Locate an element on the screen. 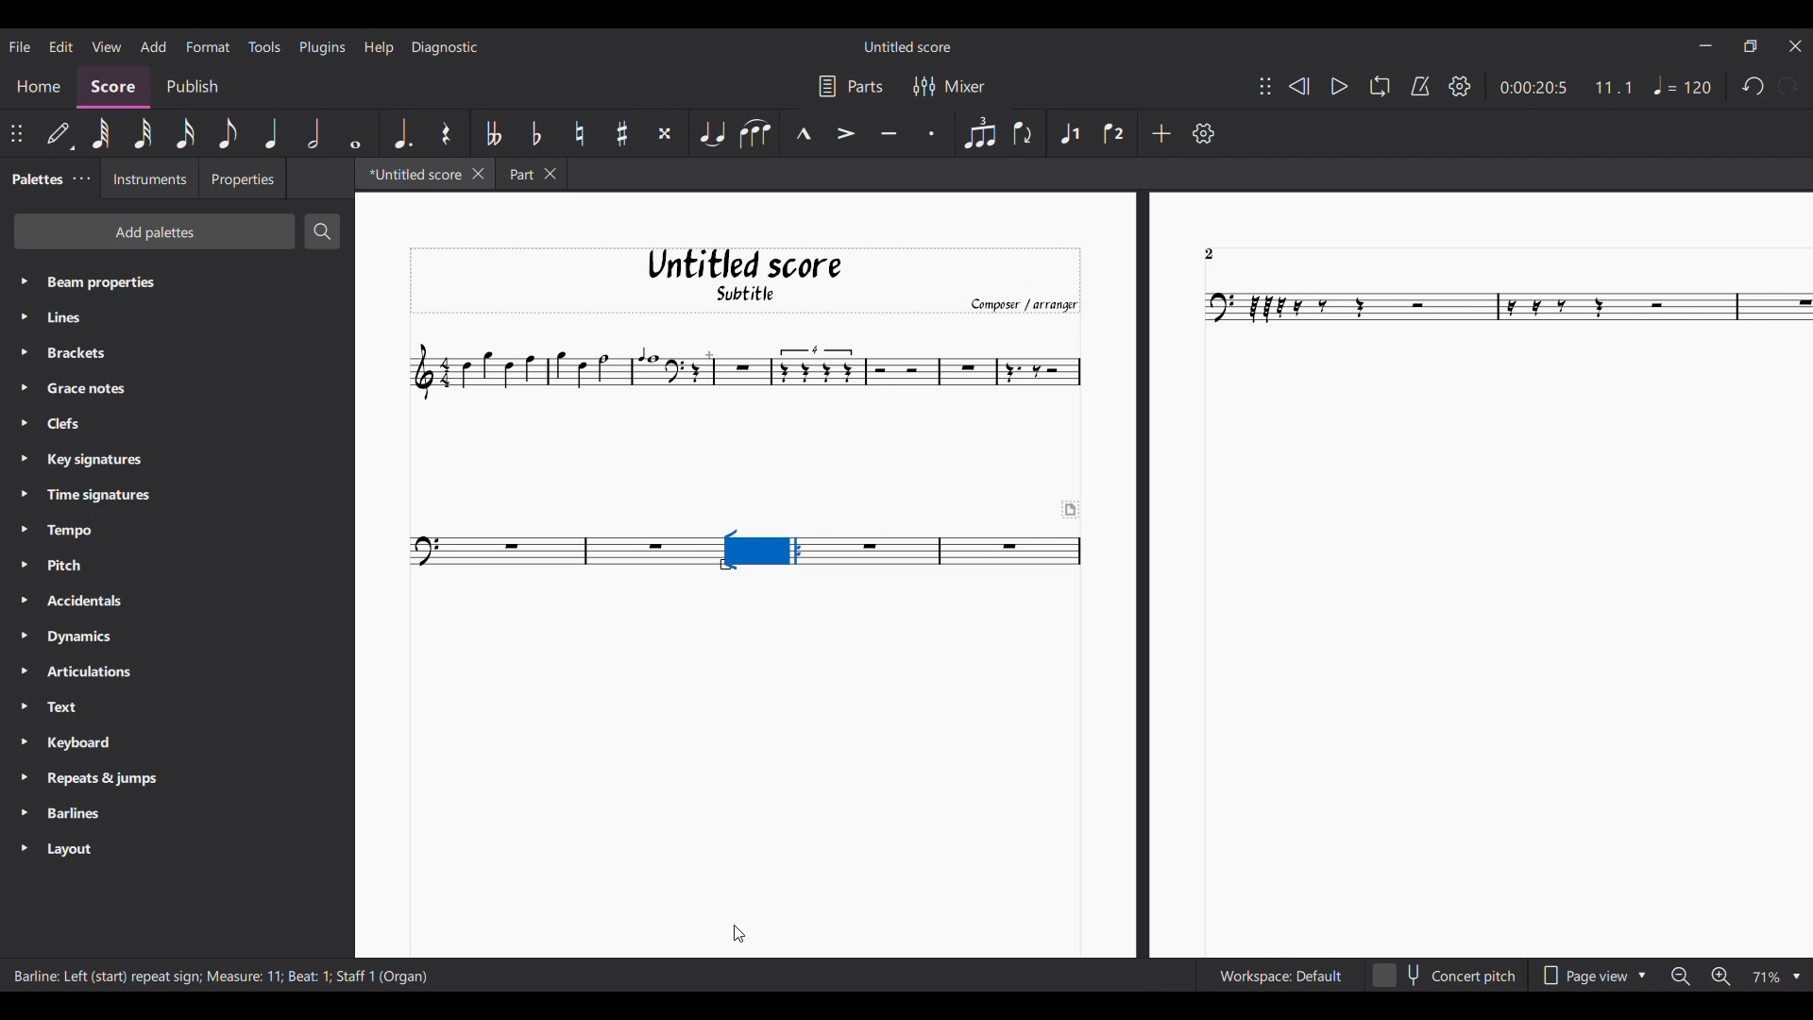  16th note is located at coordinates (186, 133).